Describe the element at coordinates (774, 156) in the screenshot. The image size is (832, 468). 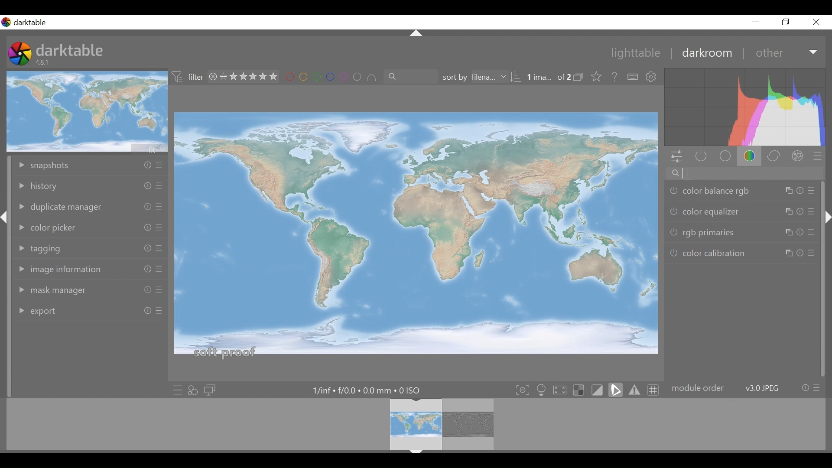
I see `correct` at that location.